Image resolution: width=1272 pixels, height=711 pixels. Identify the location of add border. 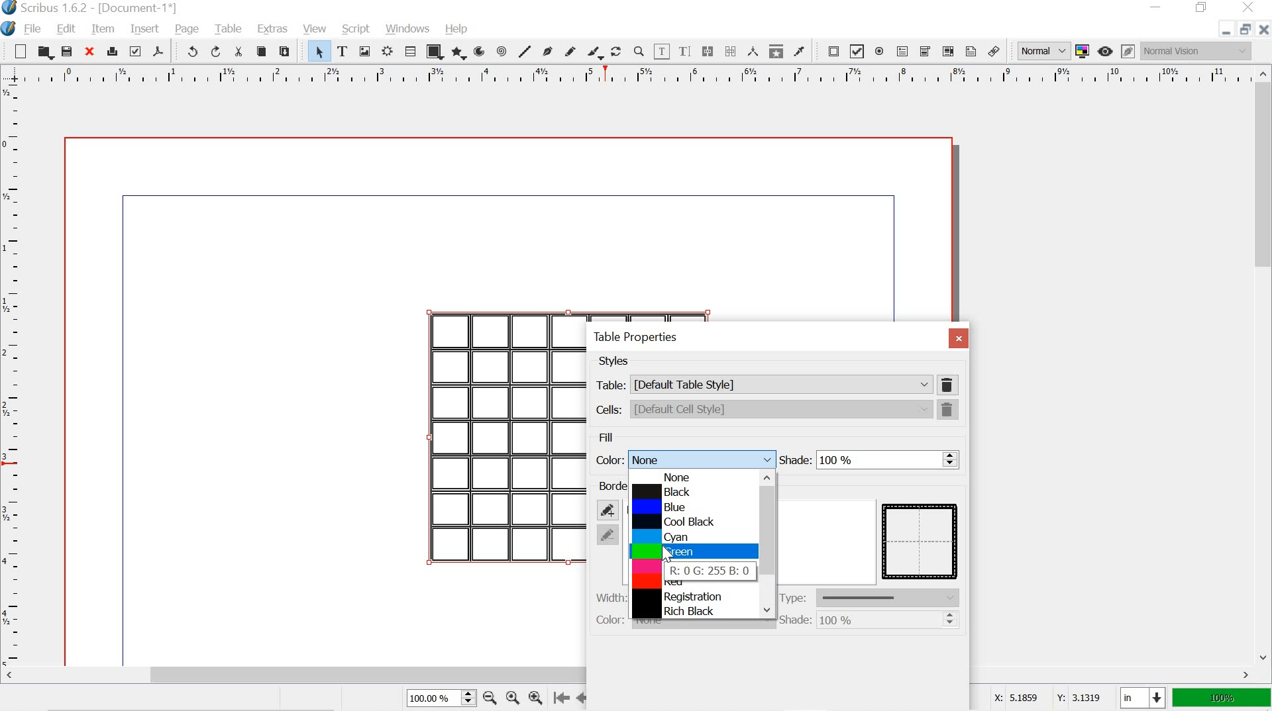
(607, 509).